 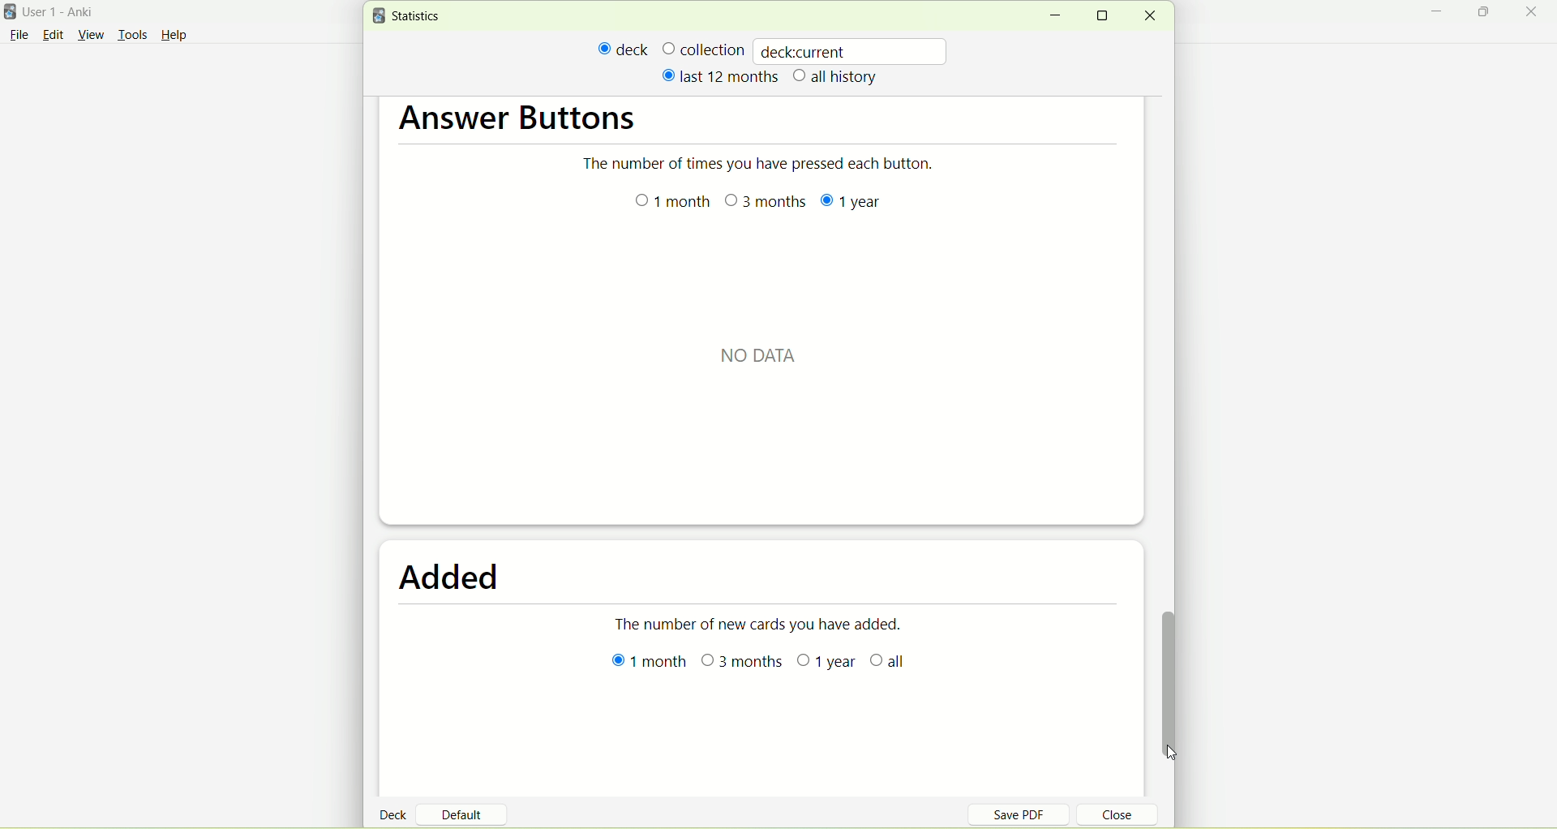 What do you see at coordinates (1149, 16) in the screenshot?
I see `close` at bounding box center [1149, 16].